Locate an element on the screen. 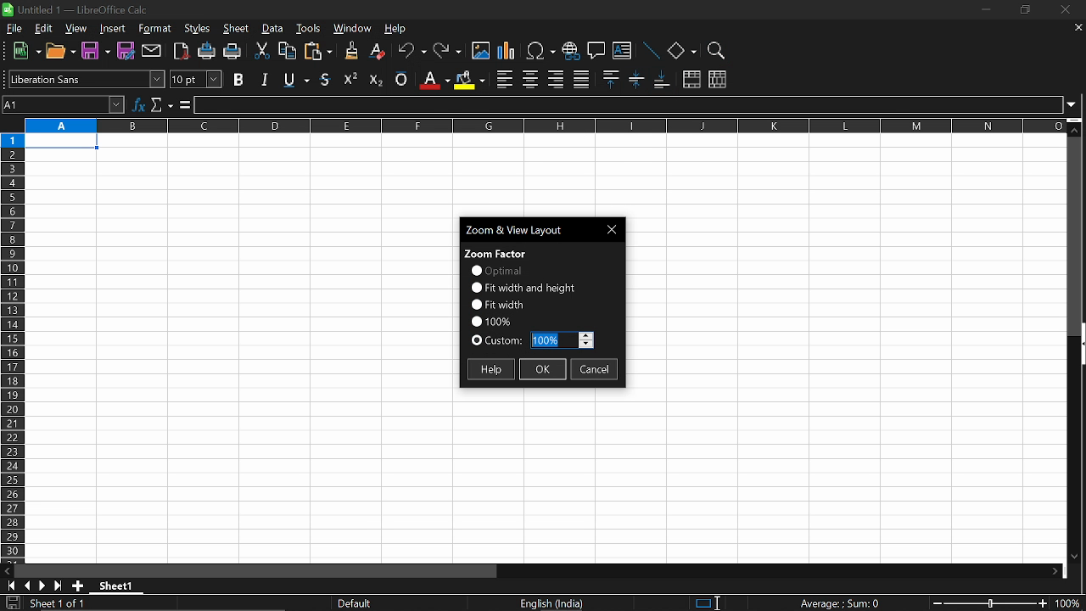  export as pdf is located at coordinates (182, 53).